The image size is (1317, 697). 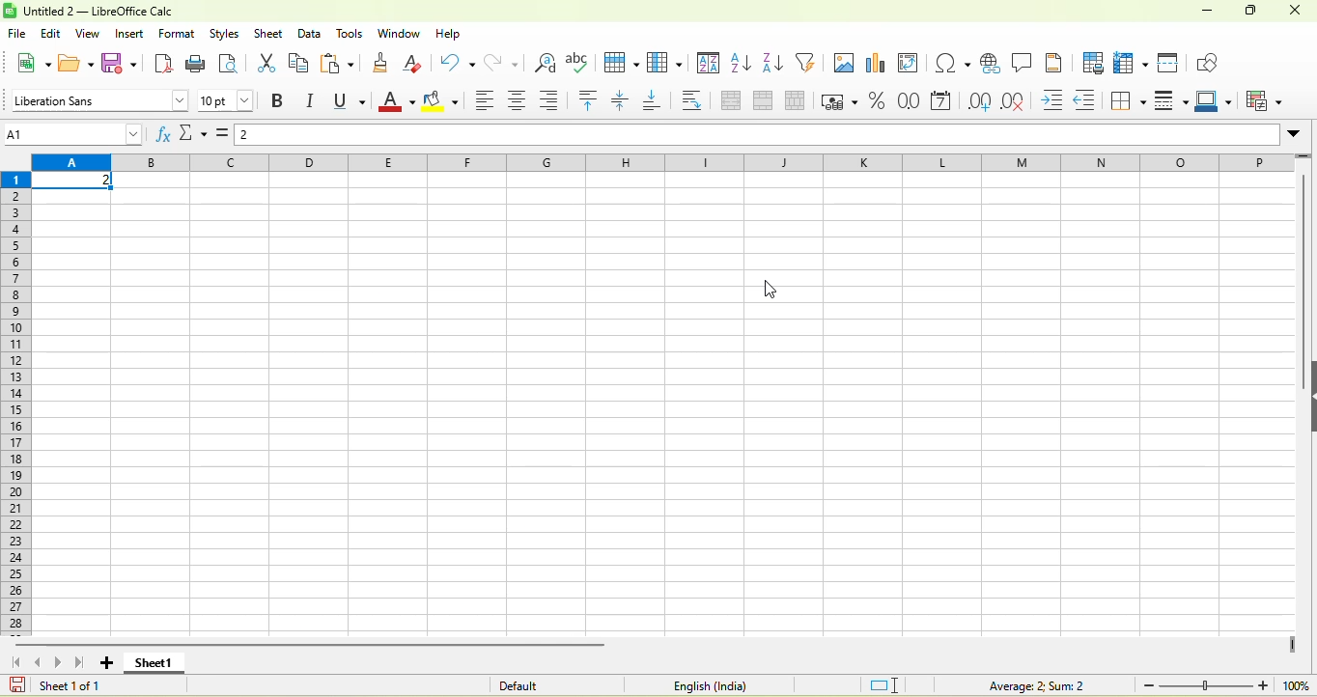 I want to click on copy, so click(x=301, y=63).